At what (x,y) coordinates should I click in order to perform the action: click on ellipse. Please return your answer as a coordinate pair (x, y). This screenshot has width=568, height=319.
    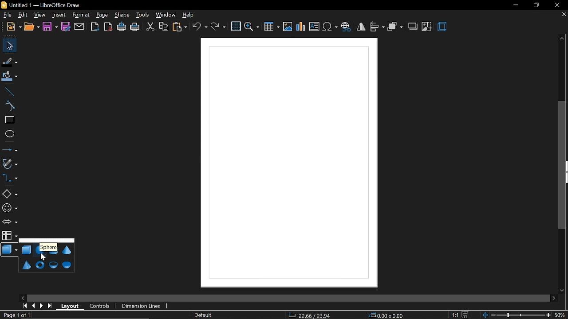
    Looking at the image, I should click on (8, 133).